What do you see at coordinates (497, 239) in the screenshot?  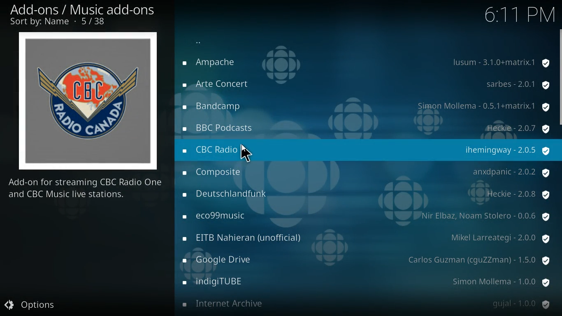 I see `protection` at bounding box center [497, 239].